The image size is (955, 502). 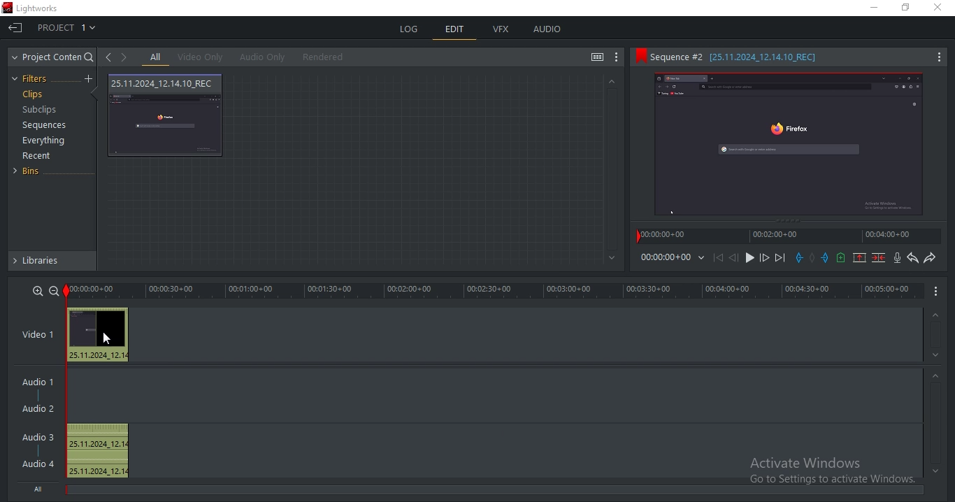 I want to click on , so click(x=728, y=259).